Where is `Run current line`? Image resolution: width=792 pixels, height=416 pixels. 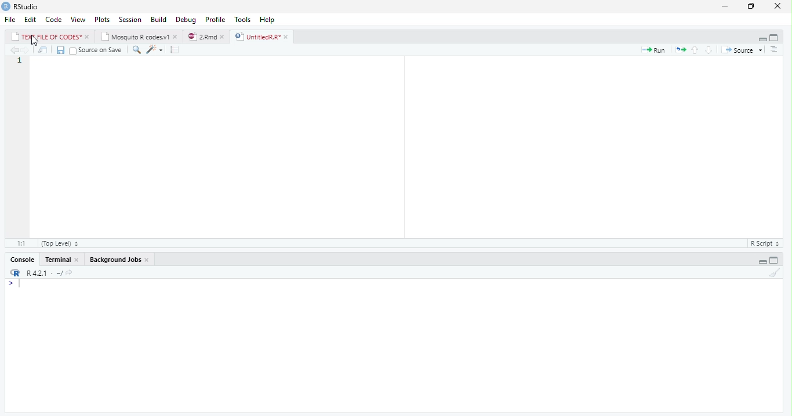
Run current line is located at coordinates (651, 49).